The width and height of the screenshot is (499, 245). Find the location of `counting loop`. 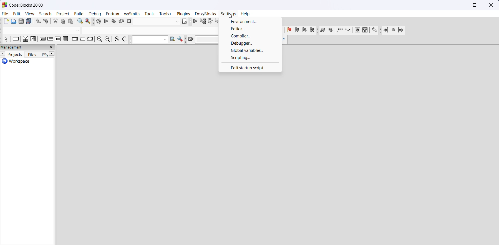

counting loop is located at coordinates (58, 39).